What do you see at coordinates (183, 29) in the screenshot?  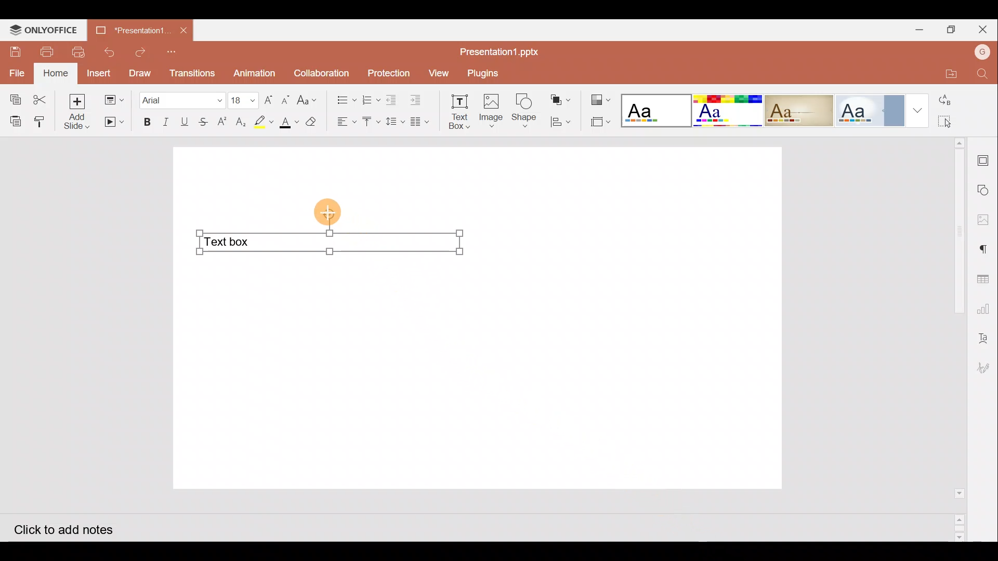 I see `Close document` at bounding box center [183, 29].